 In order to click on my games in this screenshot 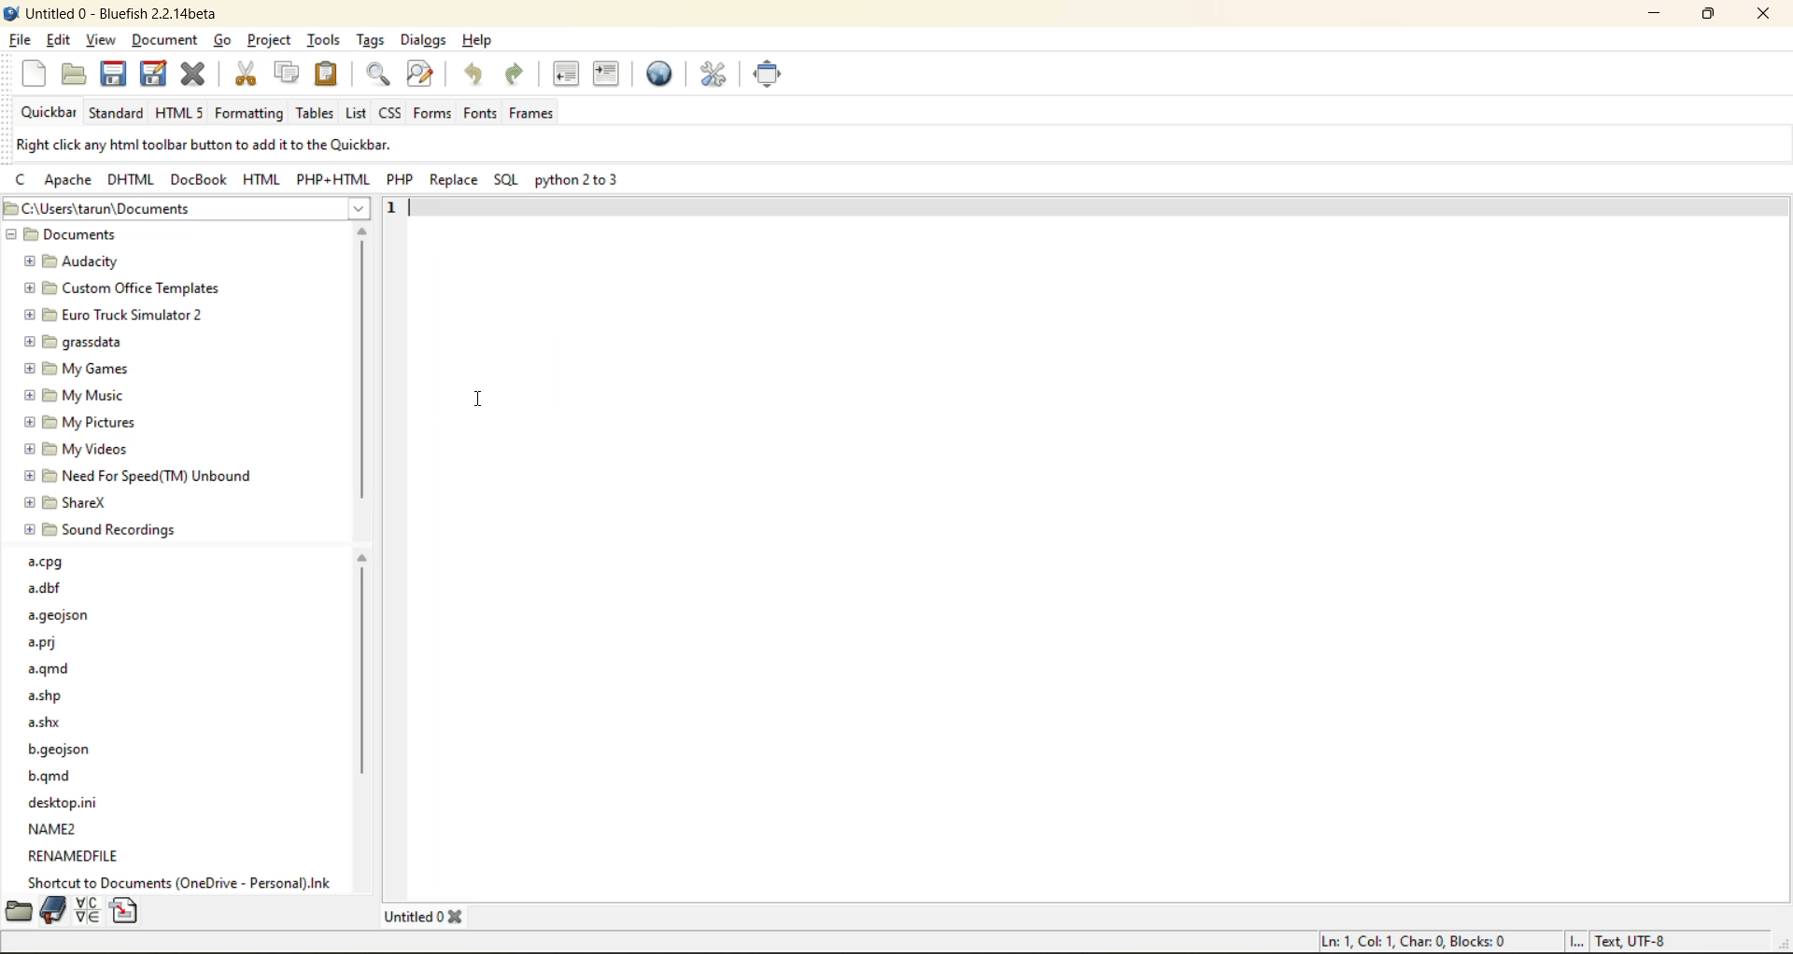, I will do `click(78, 369)`.